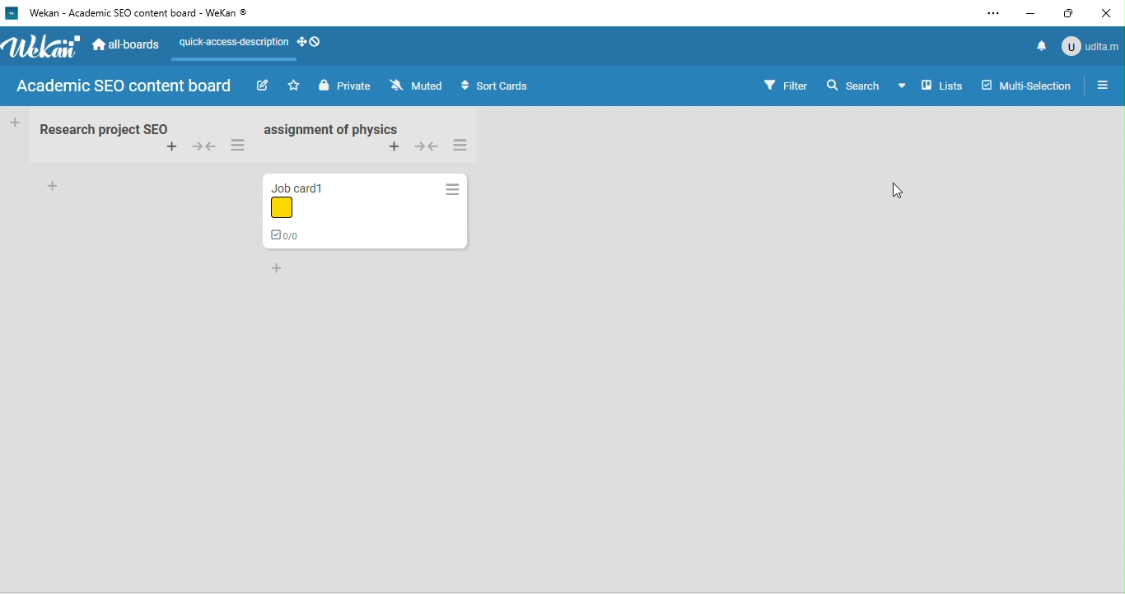  Describe the element at coordinates (779, 86) in the screenshot. I see `filter` at that location.